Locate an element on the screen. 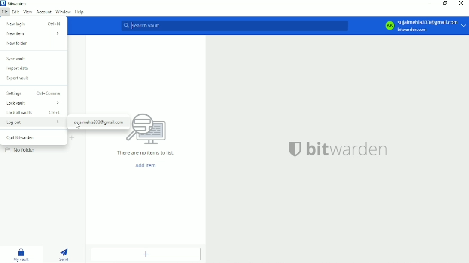 This screenshot has width=469, height=263. Quit Bitwarden is located at coordinates (22, 137).